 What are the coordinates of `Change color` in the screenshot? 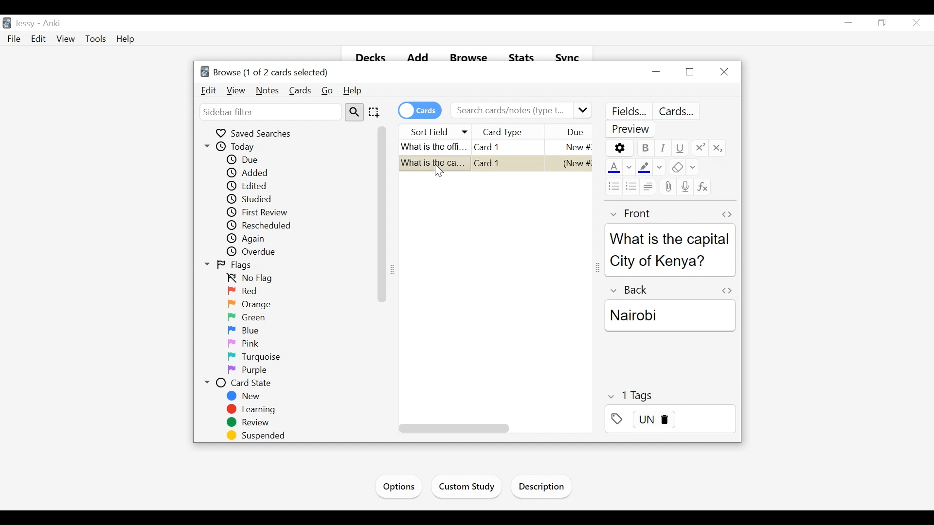 It's located at (693, 168).